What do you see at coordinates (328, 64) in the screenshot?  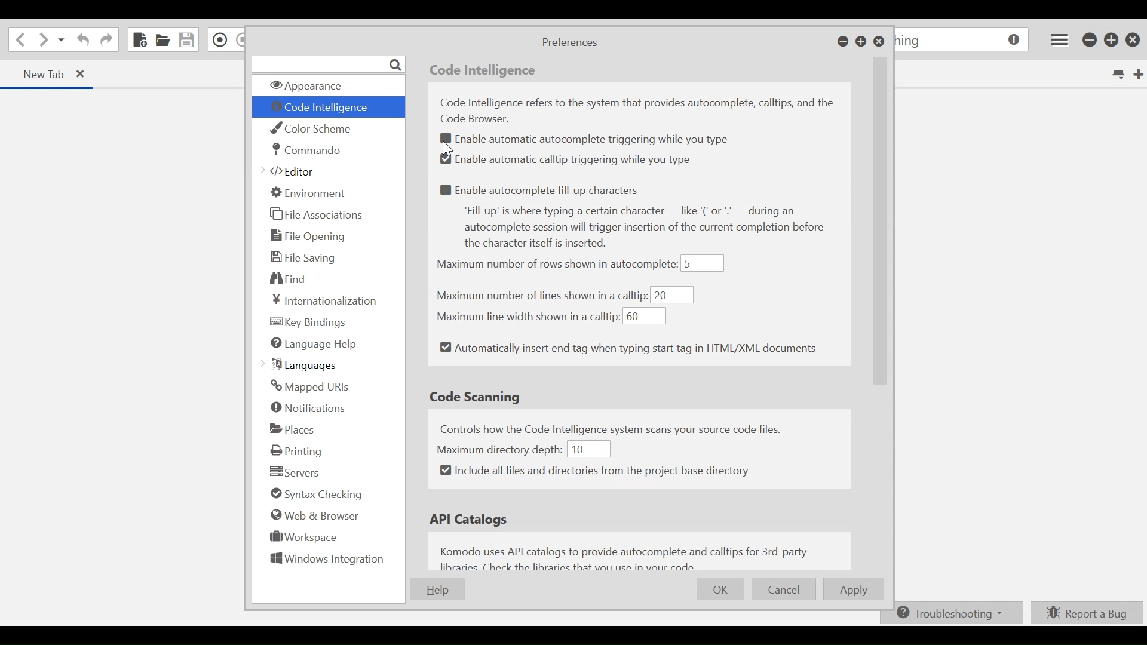 I see `Search` at bounding box center [328, 64].